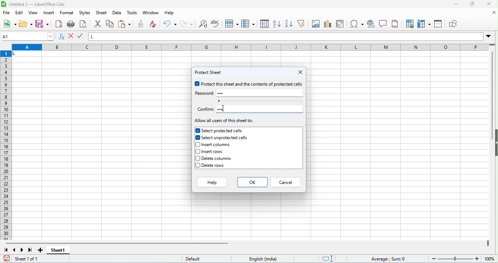 Image resolution: width=498 pixels, height=263 pixels. I want to click on sort ascending, so click(277, 24).